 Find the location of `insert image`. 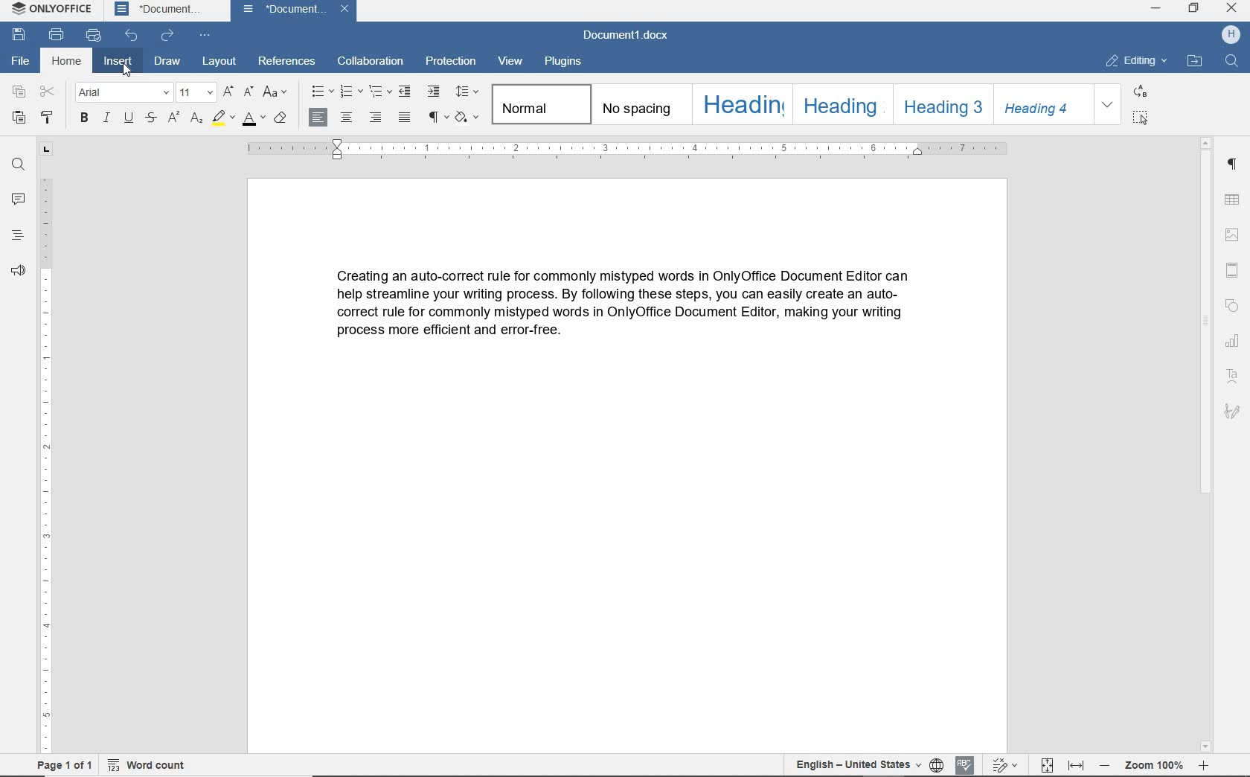

insert image is located at coordinates (1234, 234).